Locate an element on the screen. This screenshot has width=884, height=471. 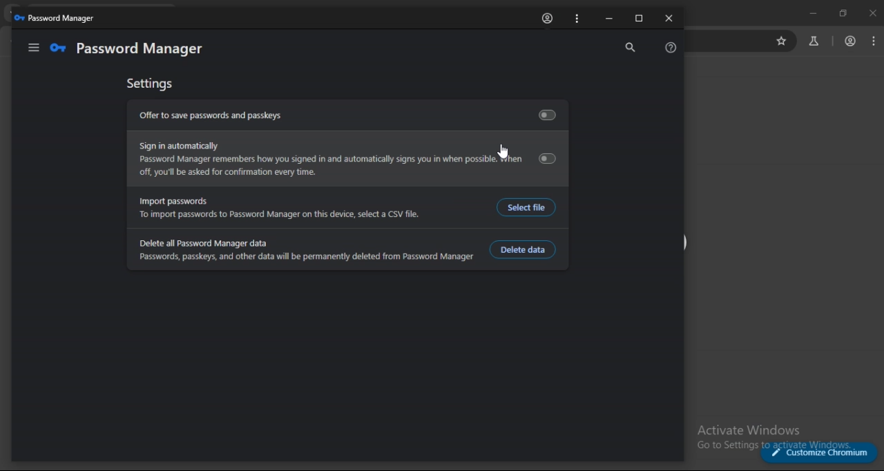
account is located at coordinates (548, 18).